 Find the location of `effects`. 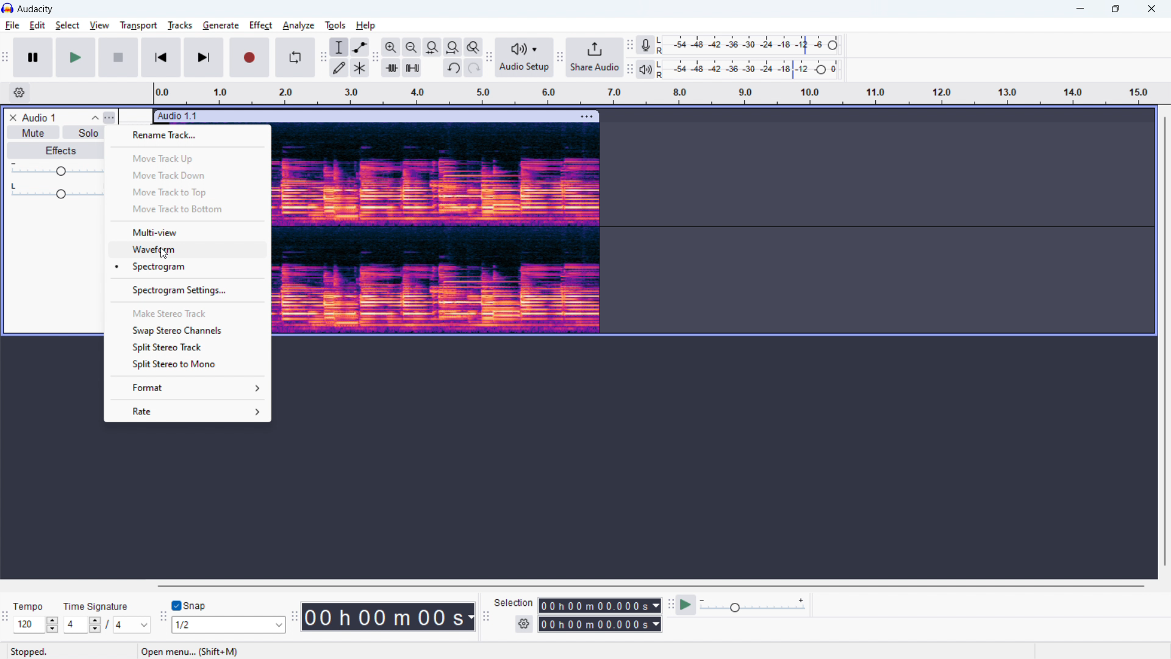

effects is located at coordinates (56, 151).